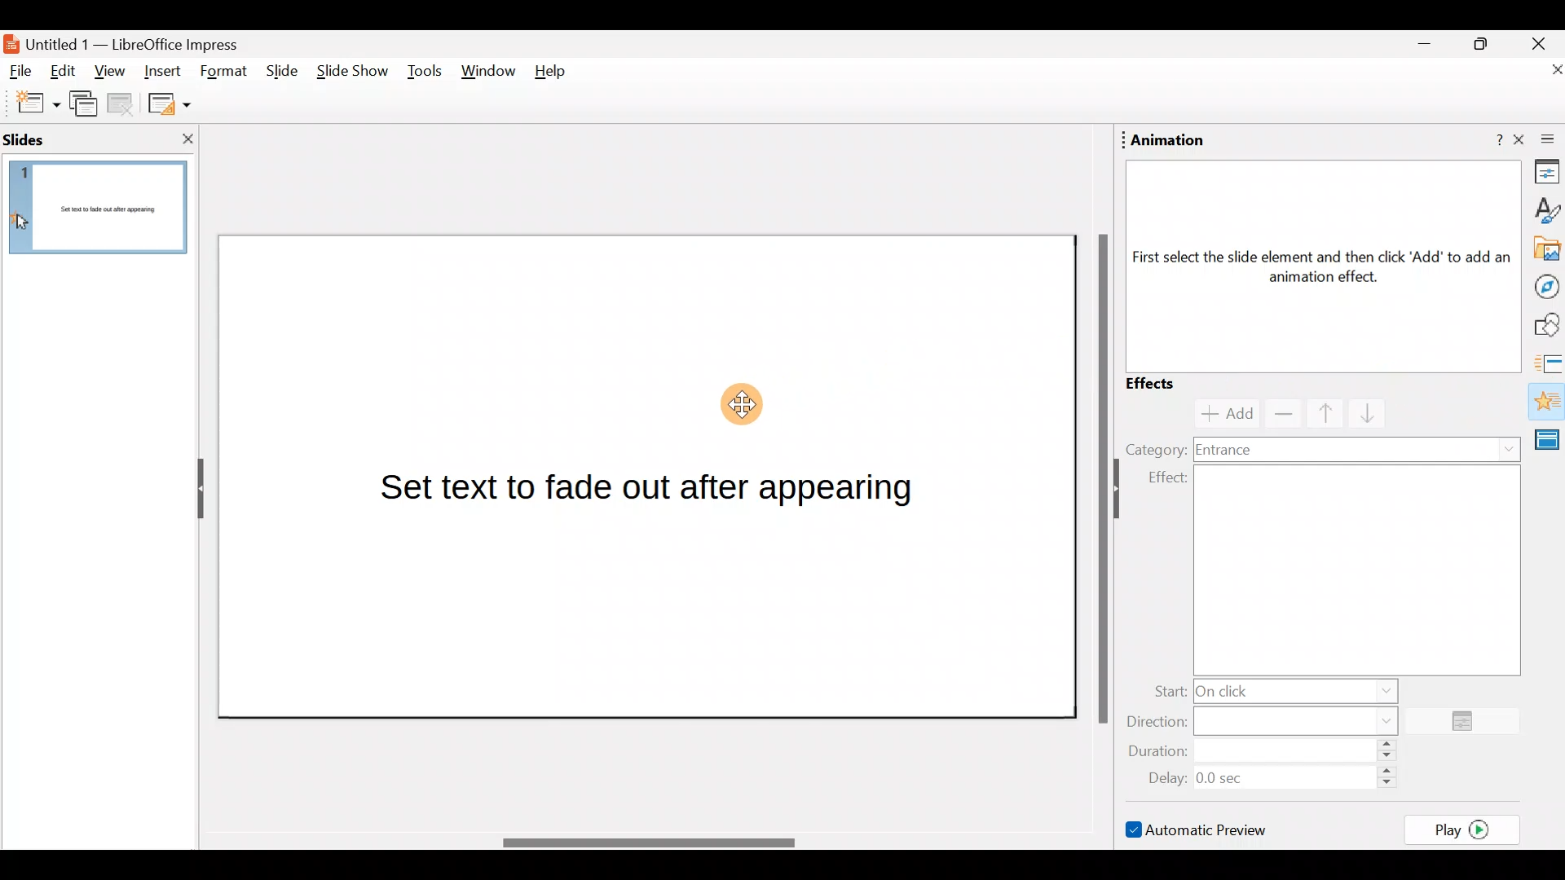  Describe the element at coordinates (109, 76) in the screenshot. I see `View` at that location.